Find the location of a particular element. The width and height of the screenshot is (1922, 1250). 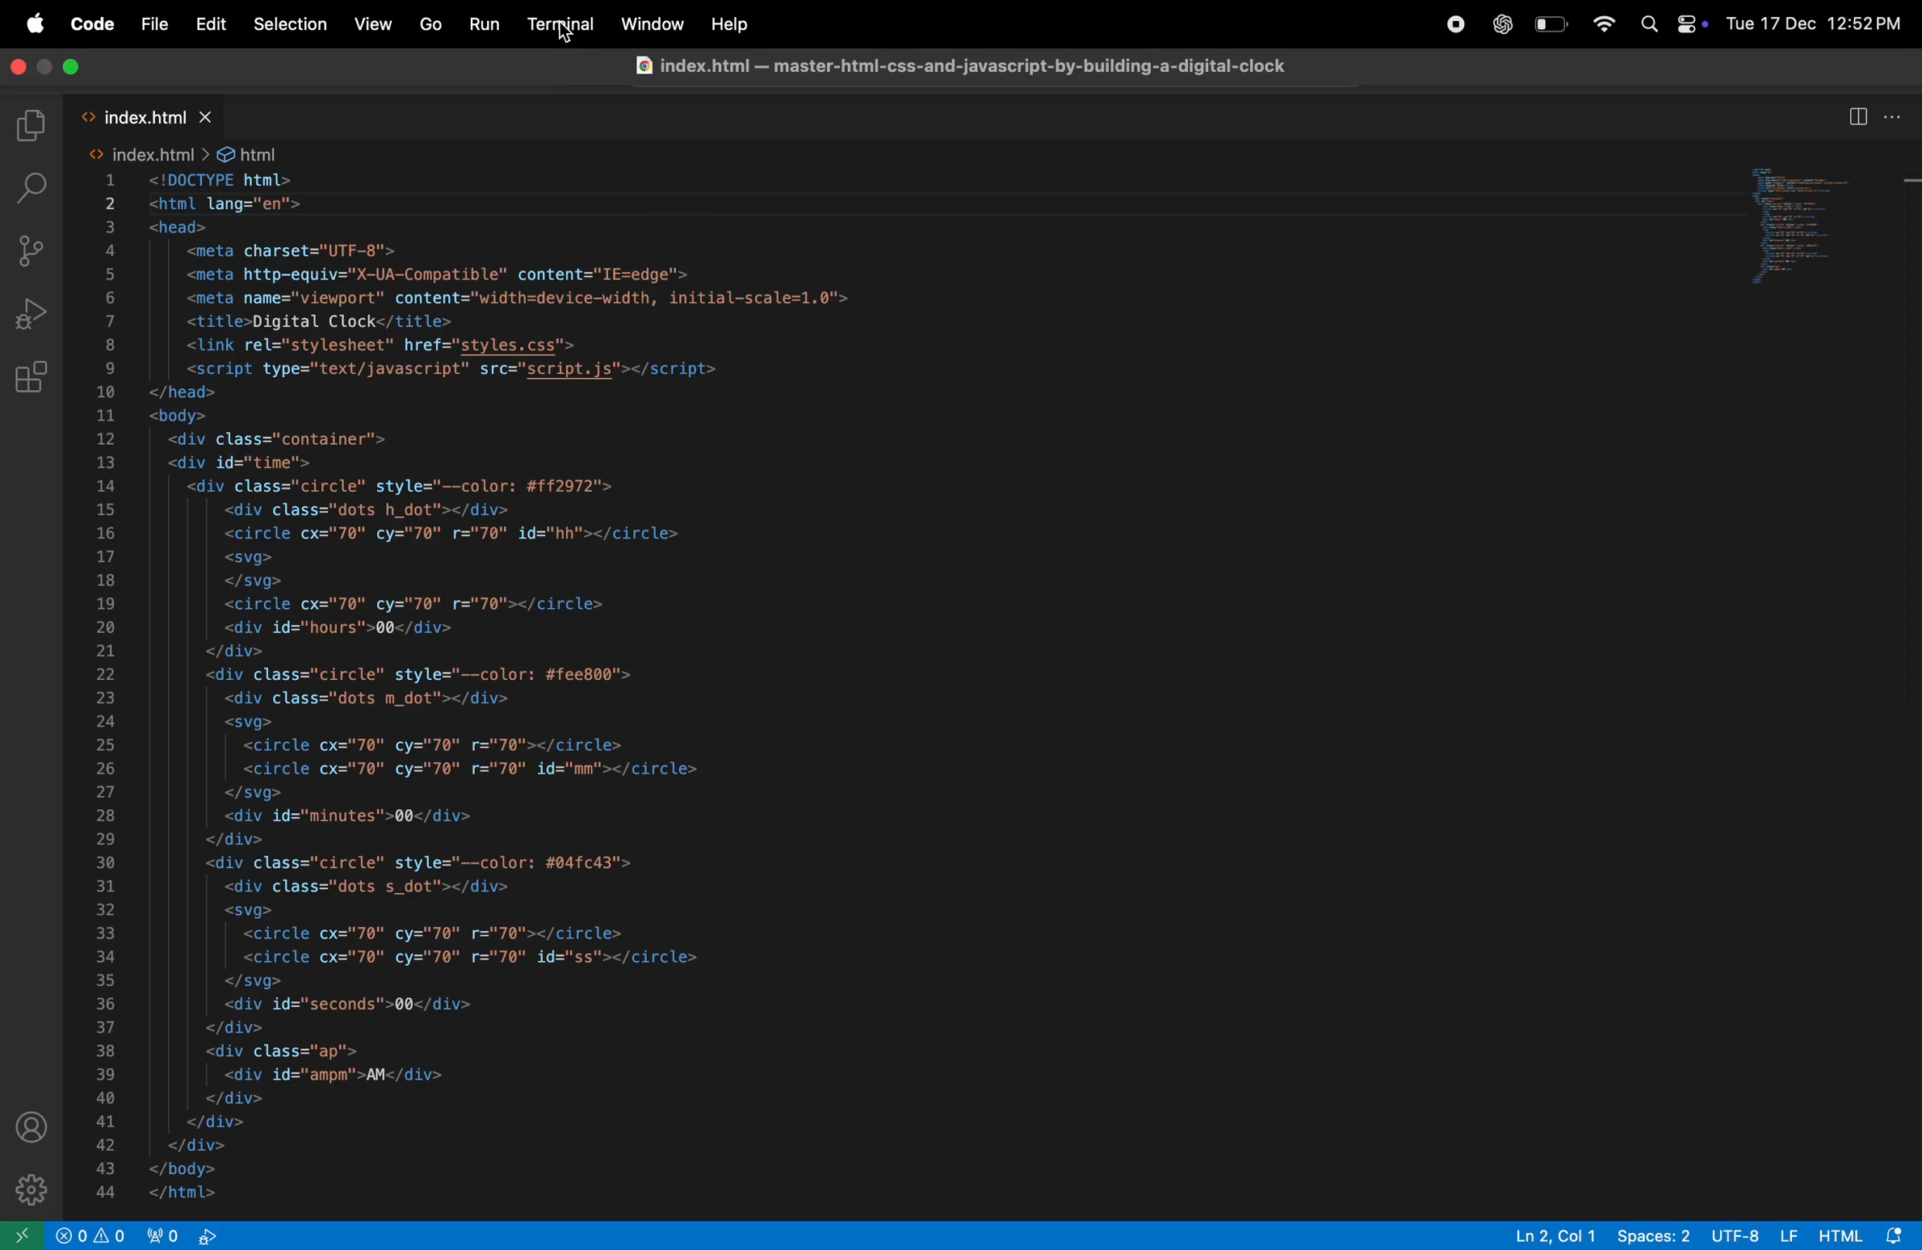

| index.html — master-html-css-and-javascript-by-building-a-digital-clock is located at coordinates (958, 63).